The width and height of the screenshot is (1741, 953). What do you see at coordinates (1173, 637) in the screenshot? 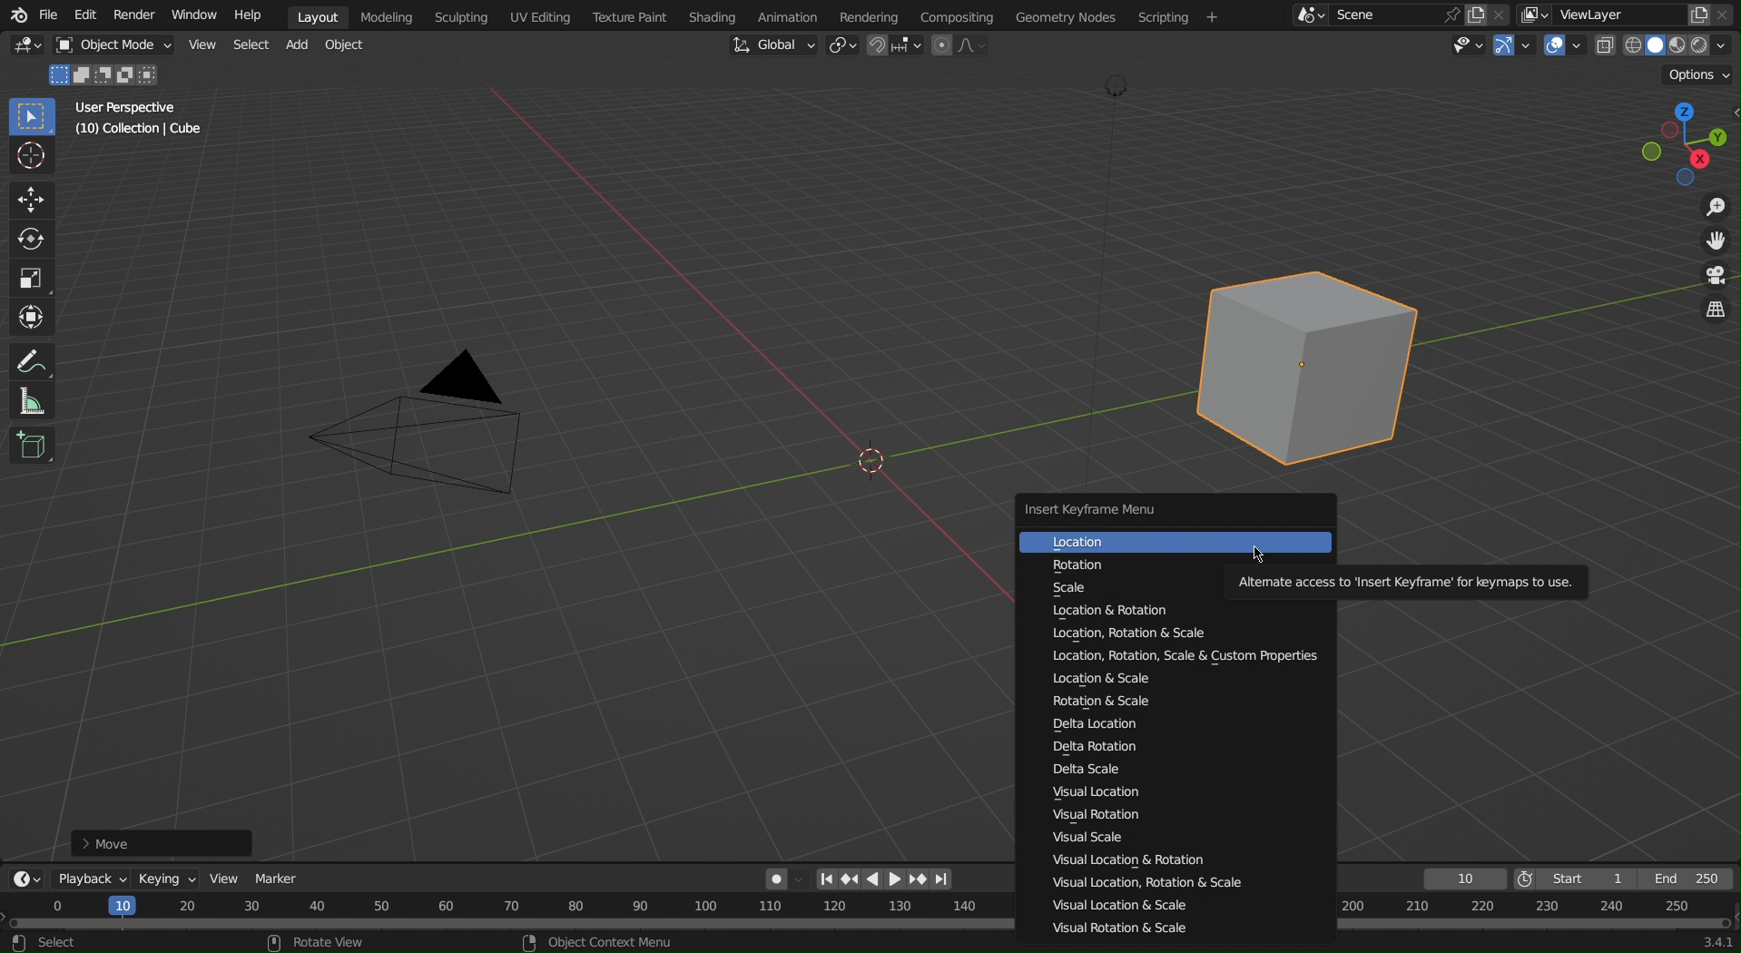
I see `Location, Rotation & Scale` at bounding box center [1173, 637].